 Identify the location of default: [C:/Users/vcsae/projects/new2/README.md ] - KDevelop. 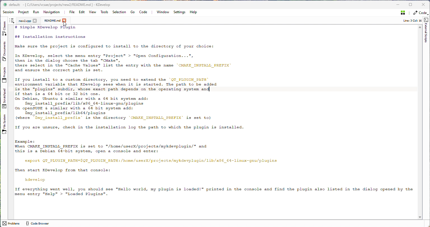
(59, 5).